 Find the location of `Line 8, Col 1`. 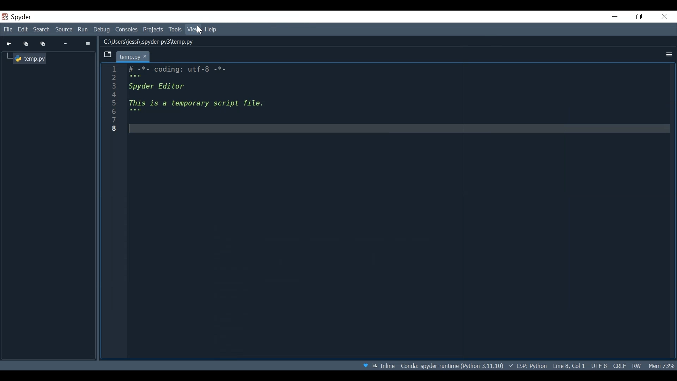

Line 8, Col 1 is located at coordinates (569, 365).